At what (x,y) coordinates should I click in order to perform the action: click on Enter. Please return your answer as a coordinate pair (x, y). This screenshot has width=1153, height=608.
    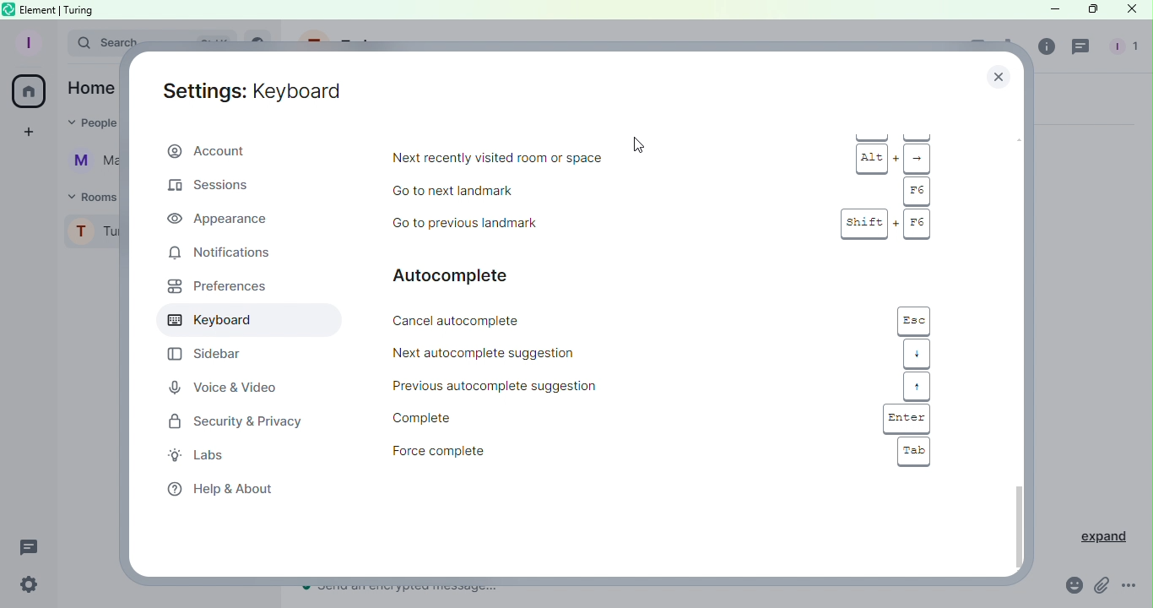
    Looking at the image, I should click on (907, 418).